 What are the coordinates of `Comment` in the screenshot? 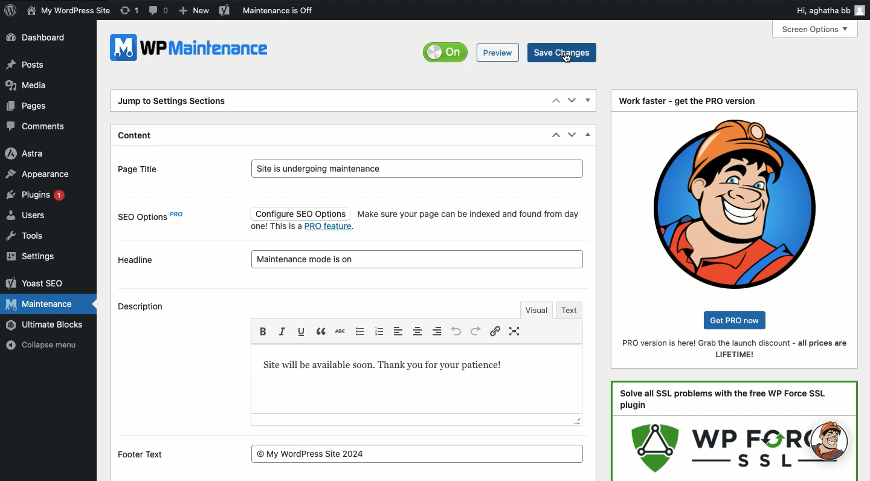 It's located at (158, 9).